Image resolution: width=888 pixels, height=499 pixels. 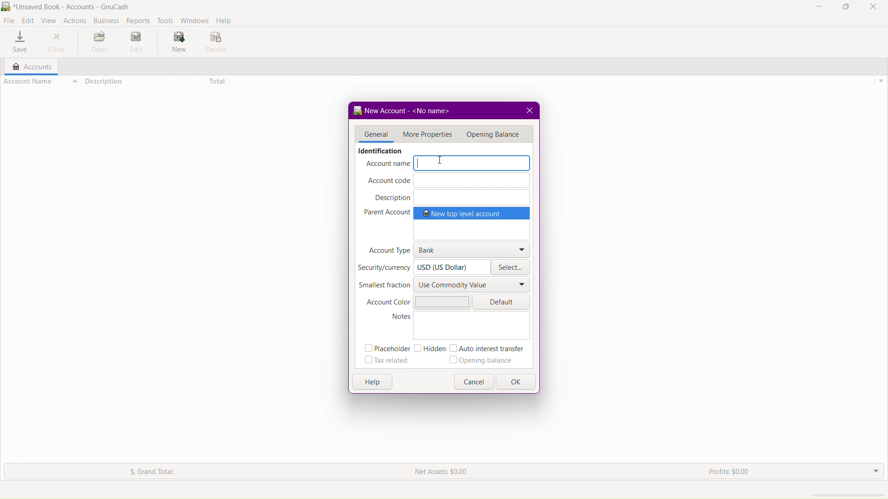 What do you see at coordinates (10, 19) in the screenshot?
I see `File` at bounding box center [10, 19].